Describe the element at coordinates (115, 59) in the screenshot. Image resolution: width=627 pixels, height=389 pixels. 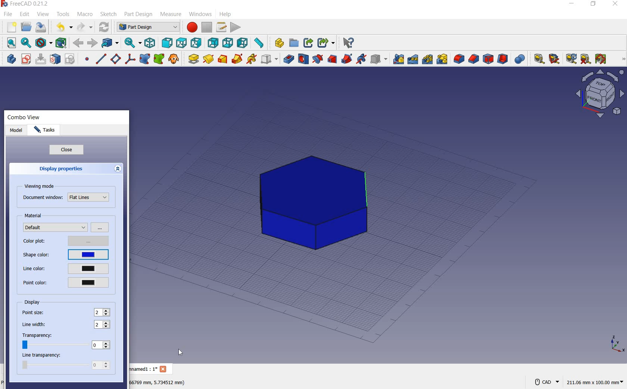
I see `create a datum plane` at that location.